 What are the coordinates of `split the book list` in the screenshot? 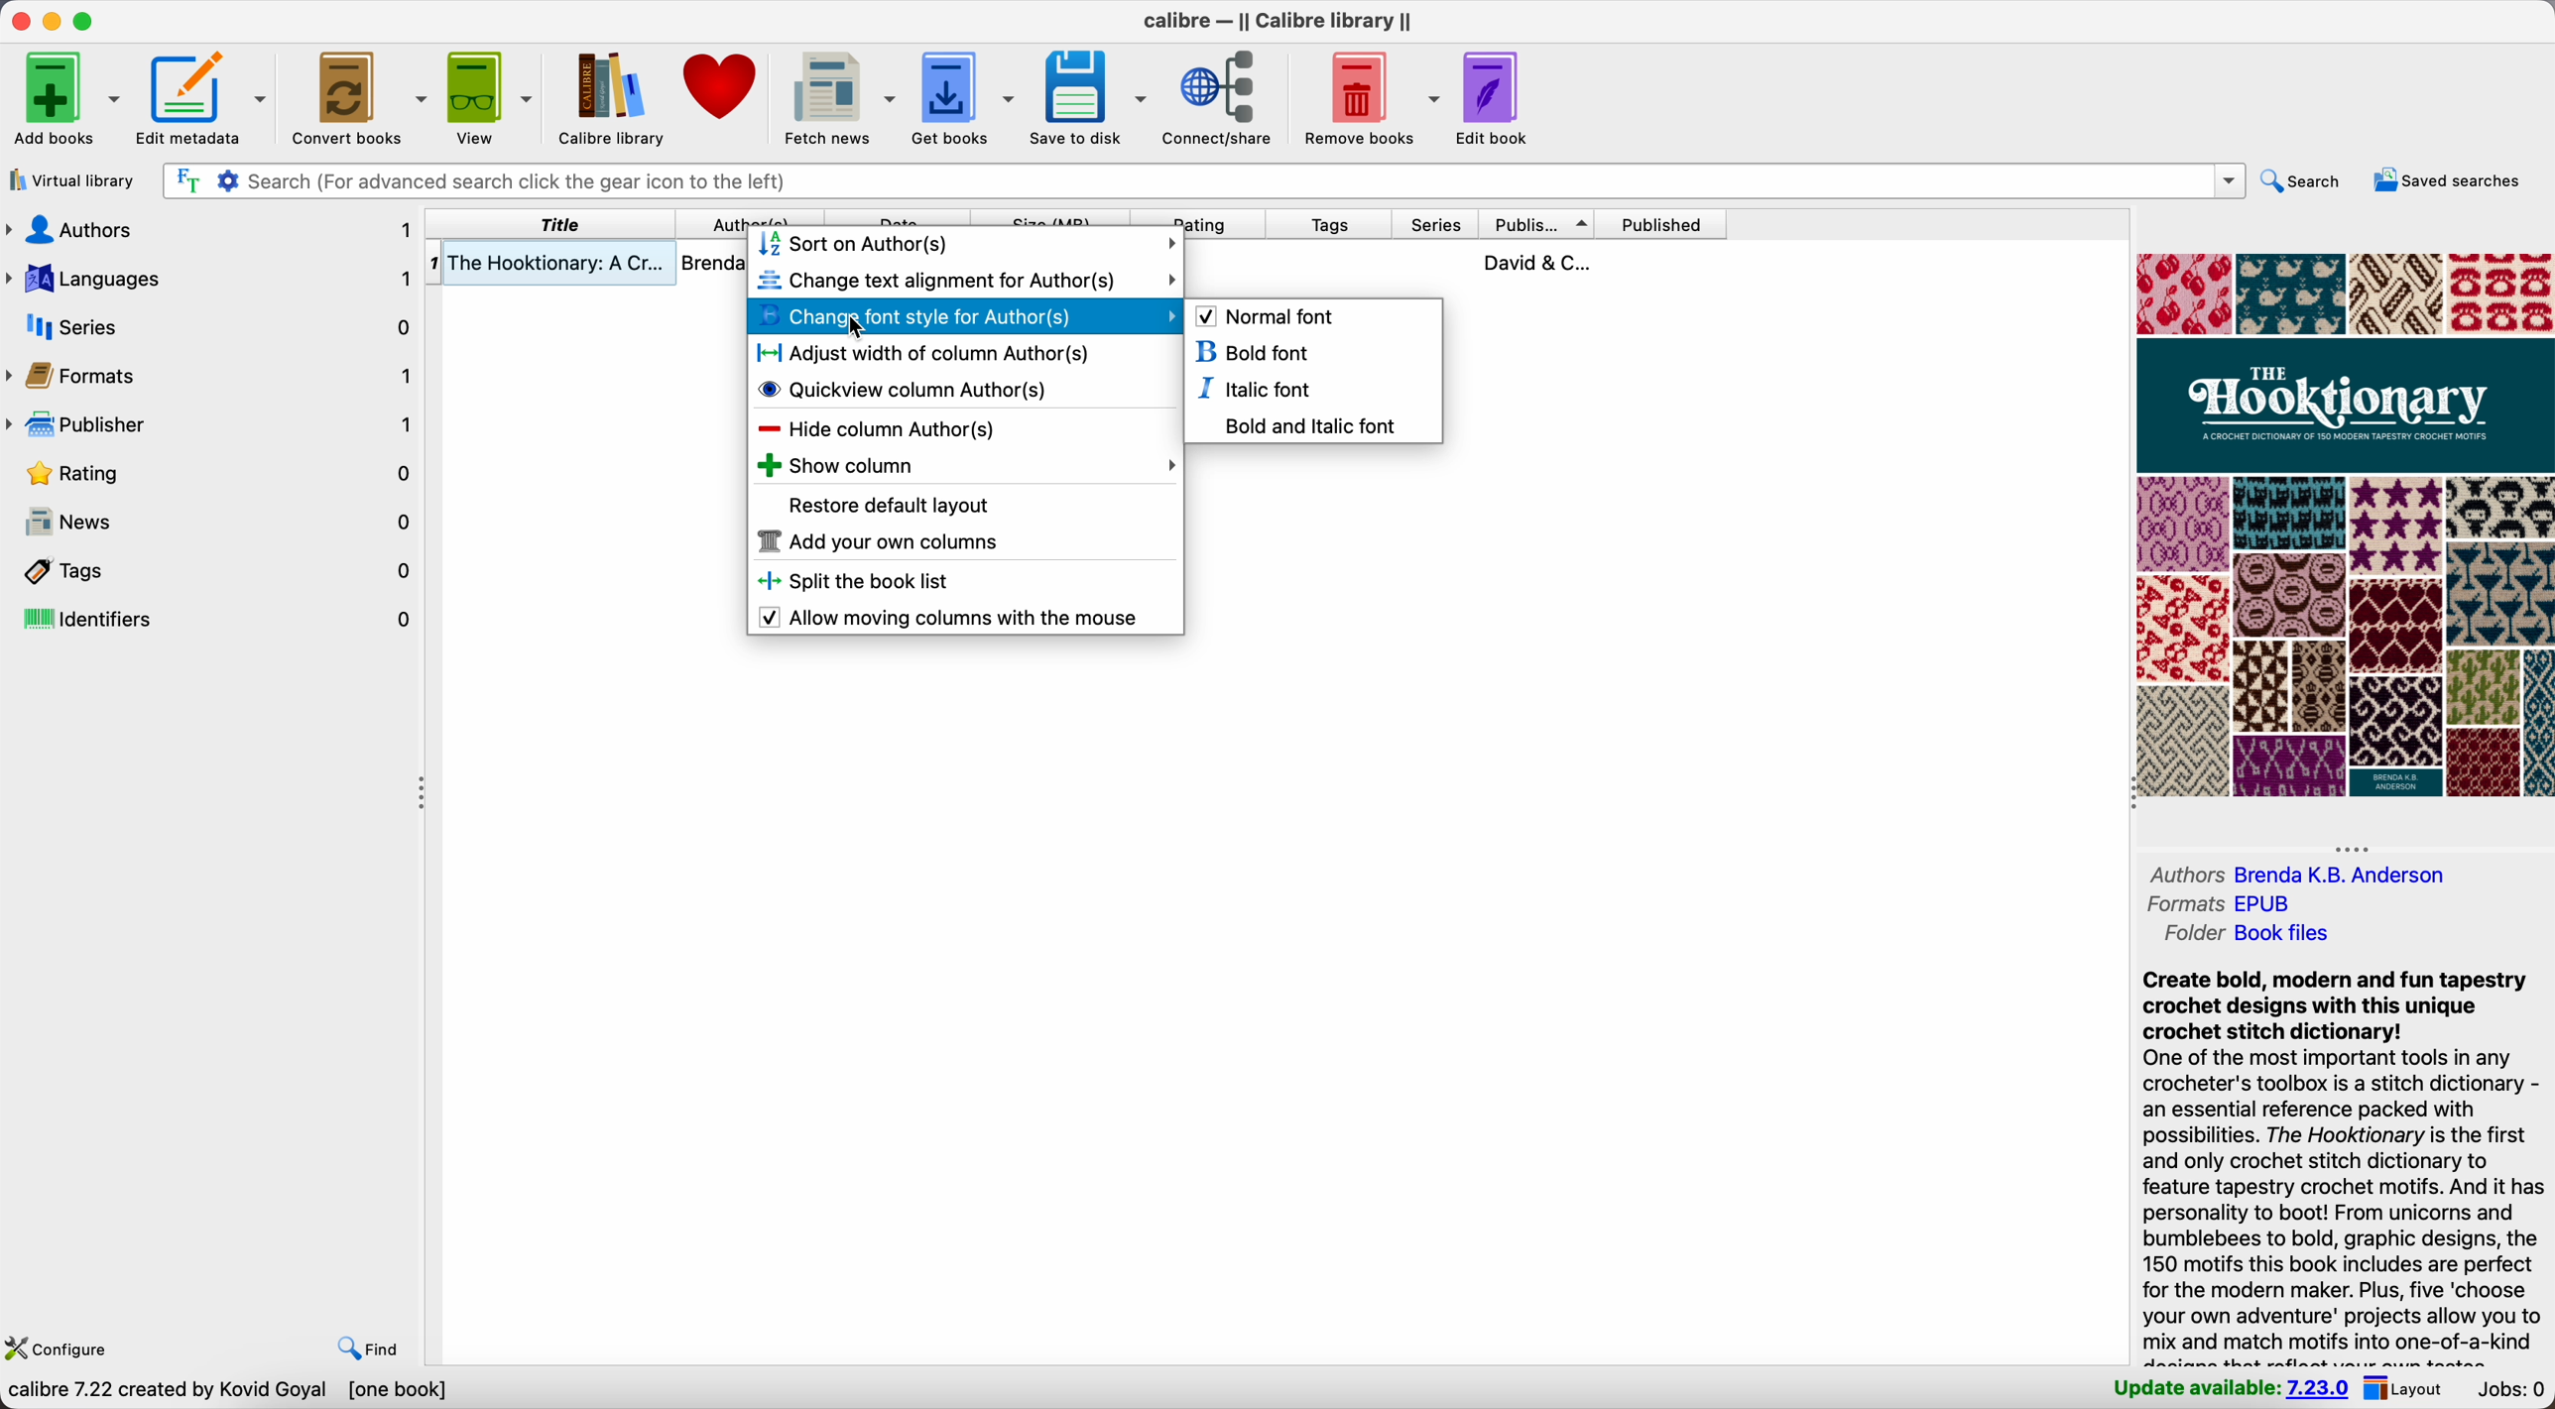 It's located at (866, 582).